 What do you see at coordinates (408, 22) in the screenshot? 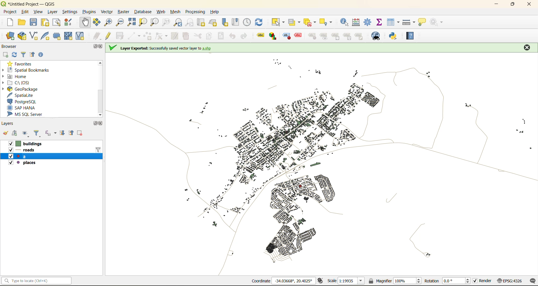
I see `measure line` at bounding box center [408, 22].